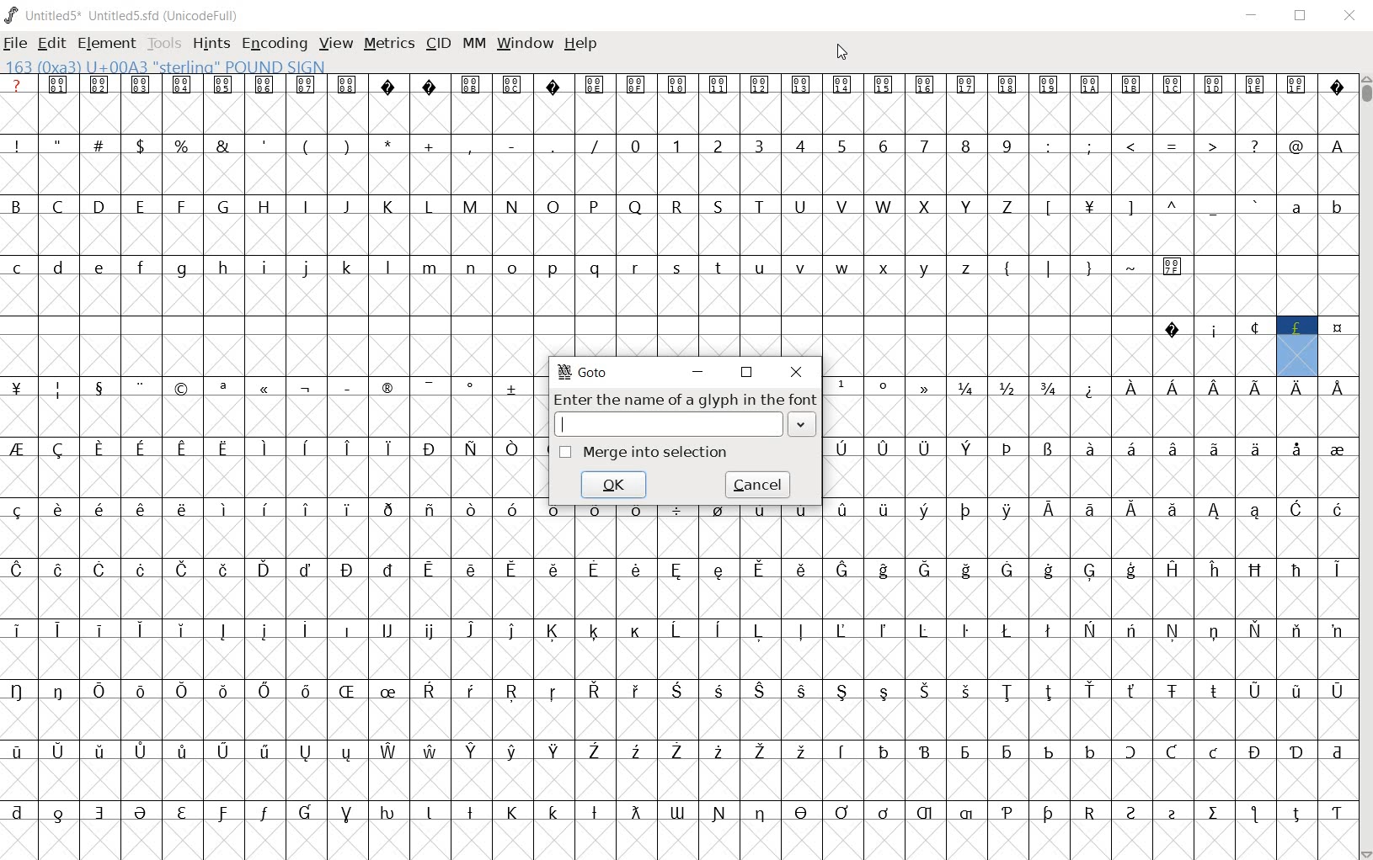 This screenshot has height=860, width=1373. I want to click on close, so click(798, 372).